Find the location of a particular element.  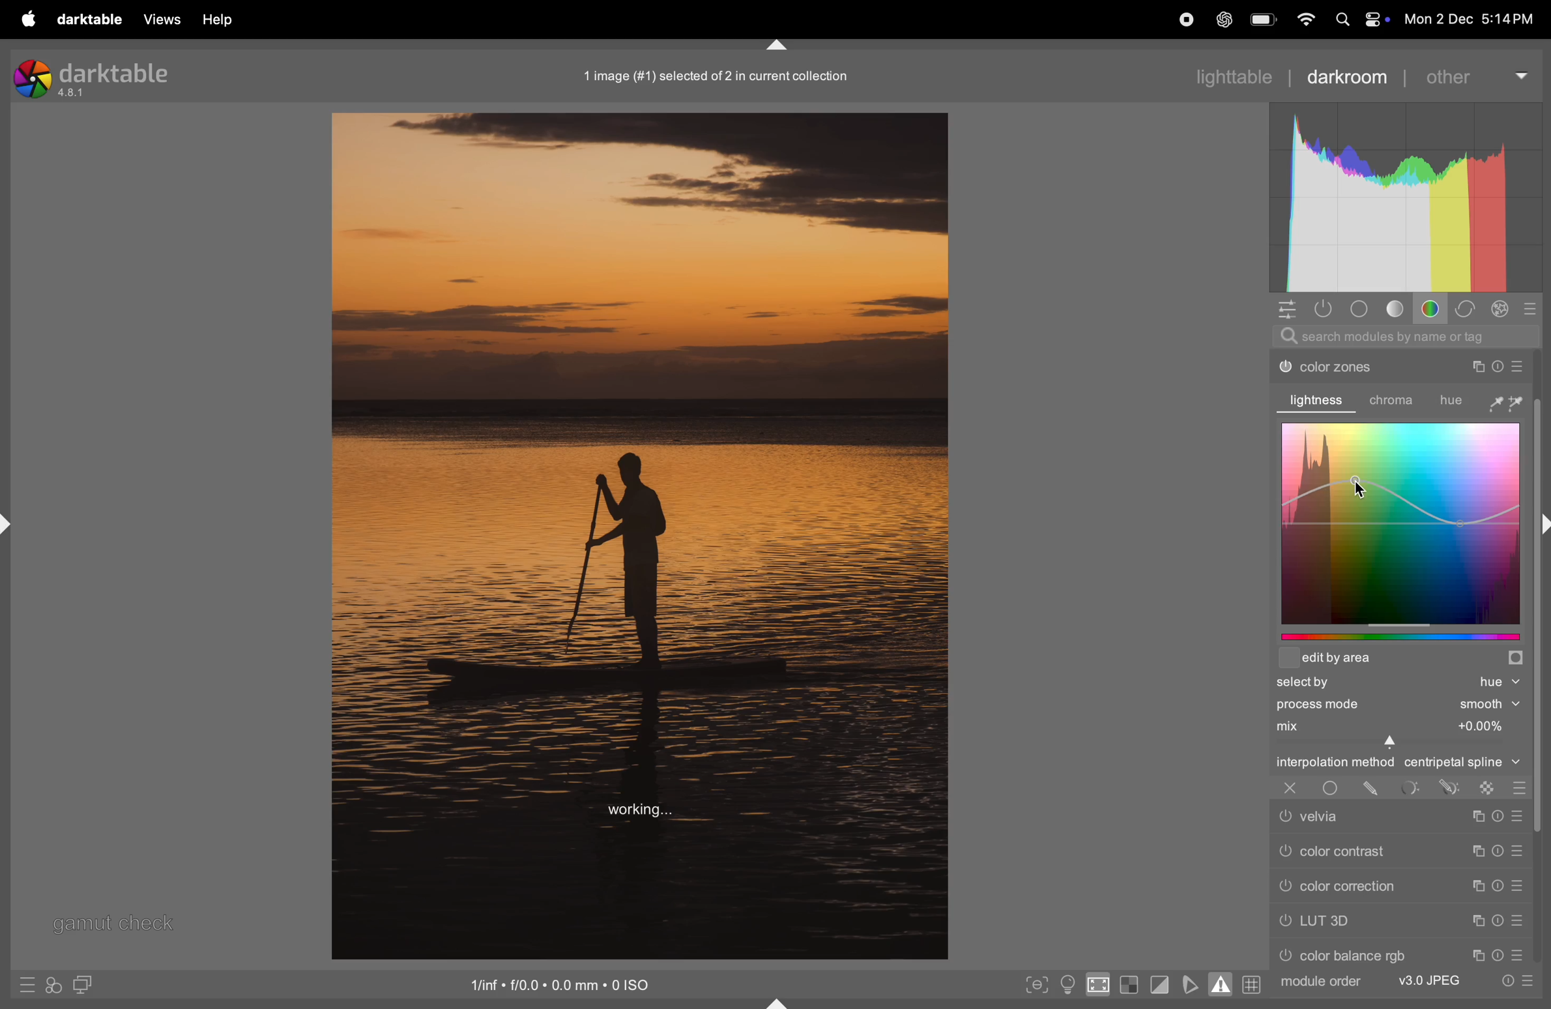

 is located at coordinates (1431, 308).